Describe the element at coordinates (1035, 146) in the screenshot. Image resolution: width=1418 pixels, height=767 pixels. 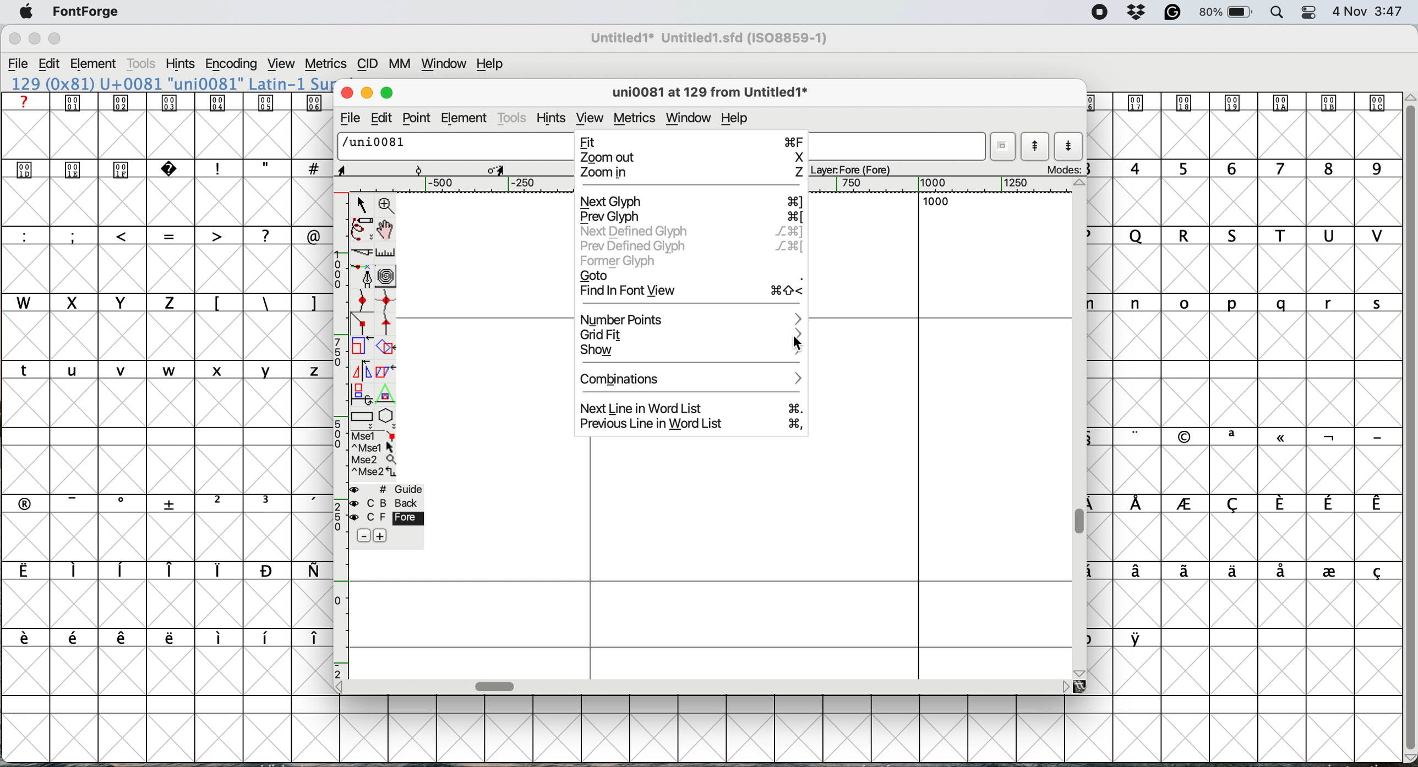
I see `show previous letter` at that location.